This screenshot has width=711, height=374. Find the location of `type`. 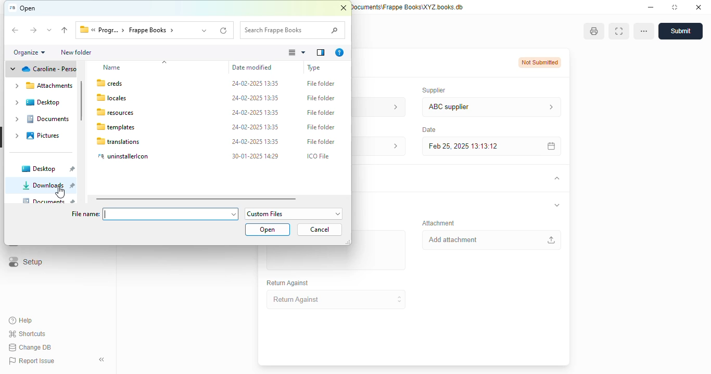

type is located at coordinates (314, 68).